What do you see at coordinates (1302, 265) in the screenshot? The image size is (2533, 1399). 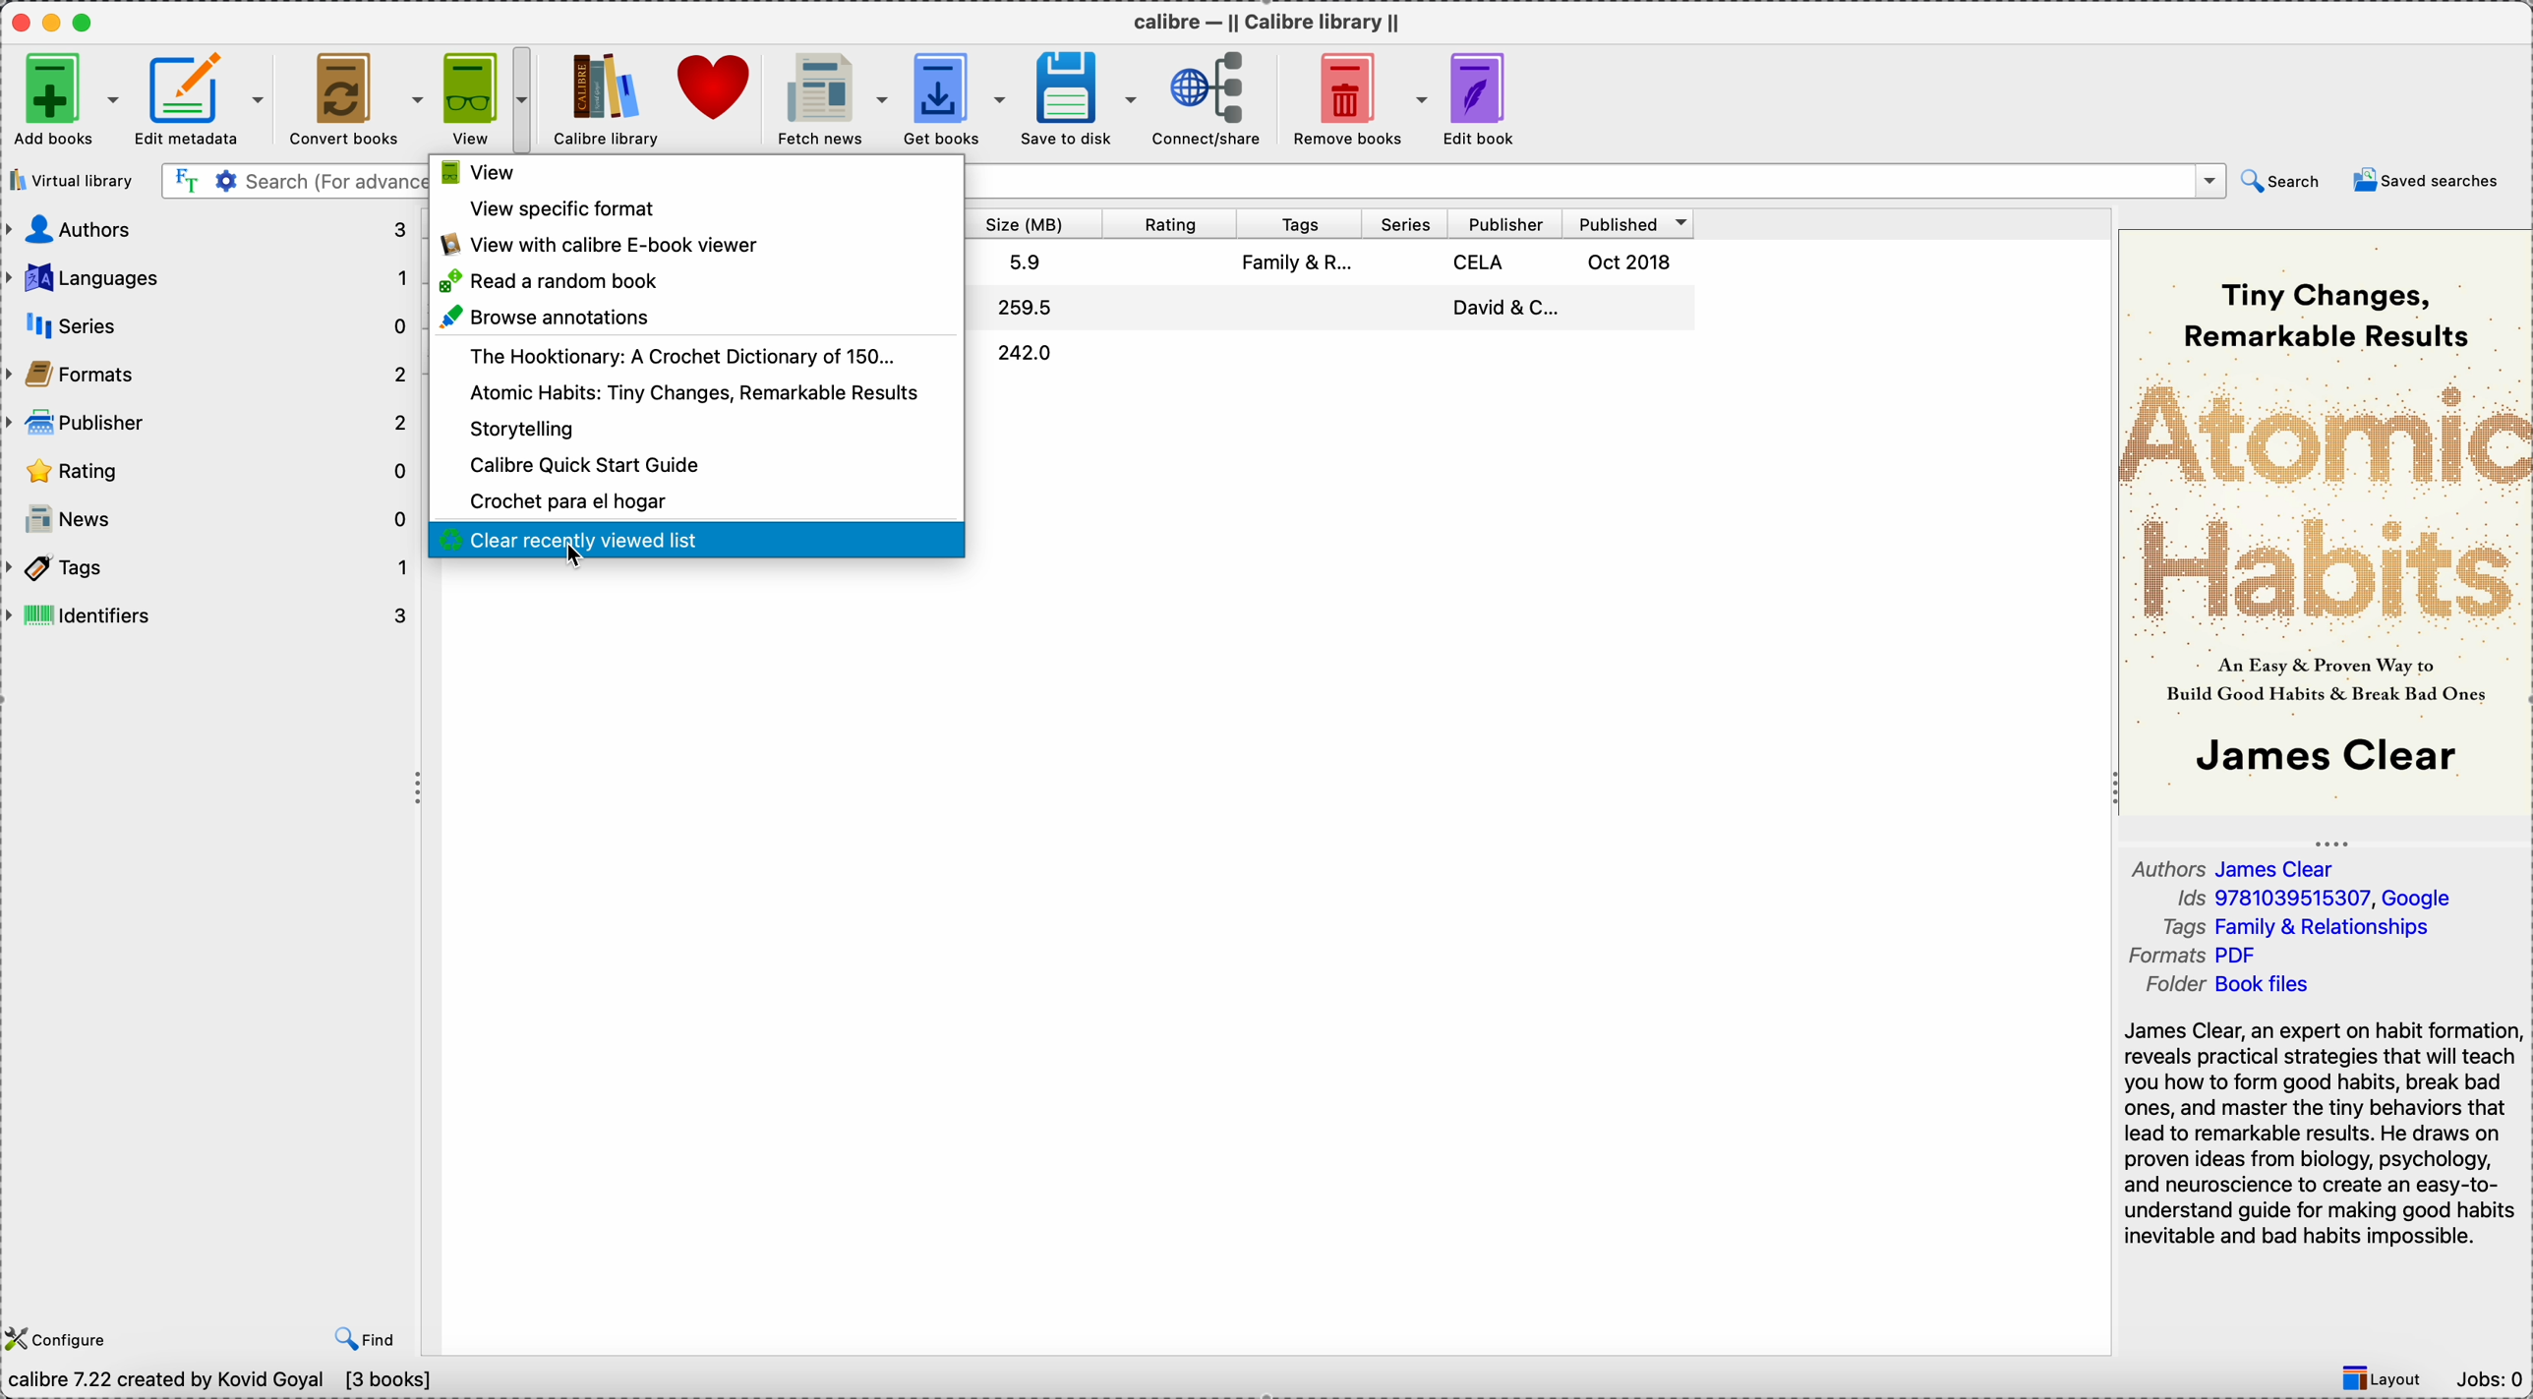 I see `Family & R...` at bounding box center [1302, 265].